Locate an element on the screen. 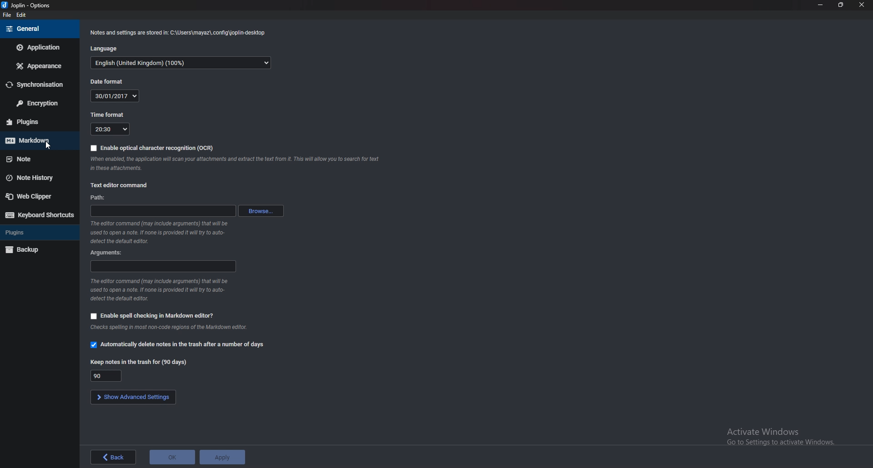 This screenshot has height=468, width=873. Automatically delete notes in the trash after a number of days is located at coordinates (178, 345).